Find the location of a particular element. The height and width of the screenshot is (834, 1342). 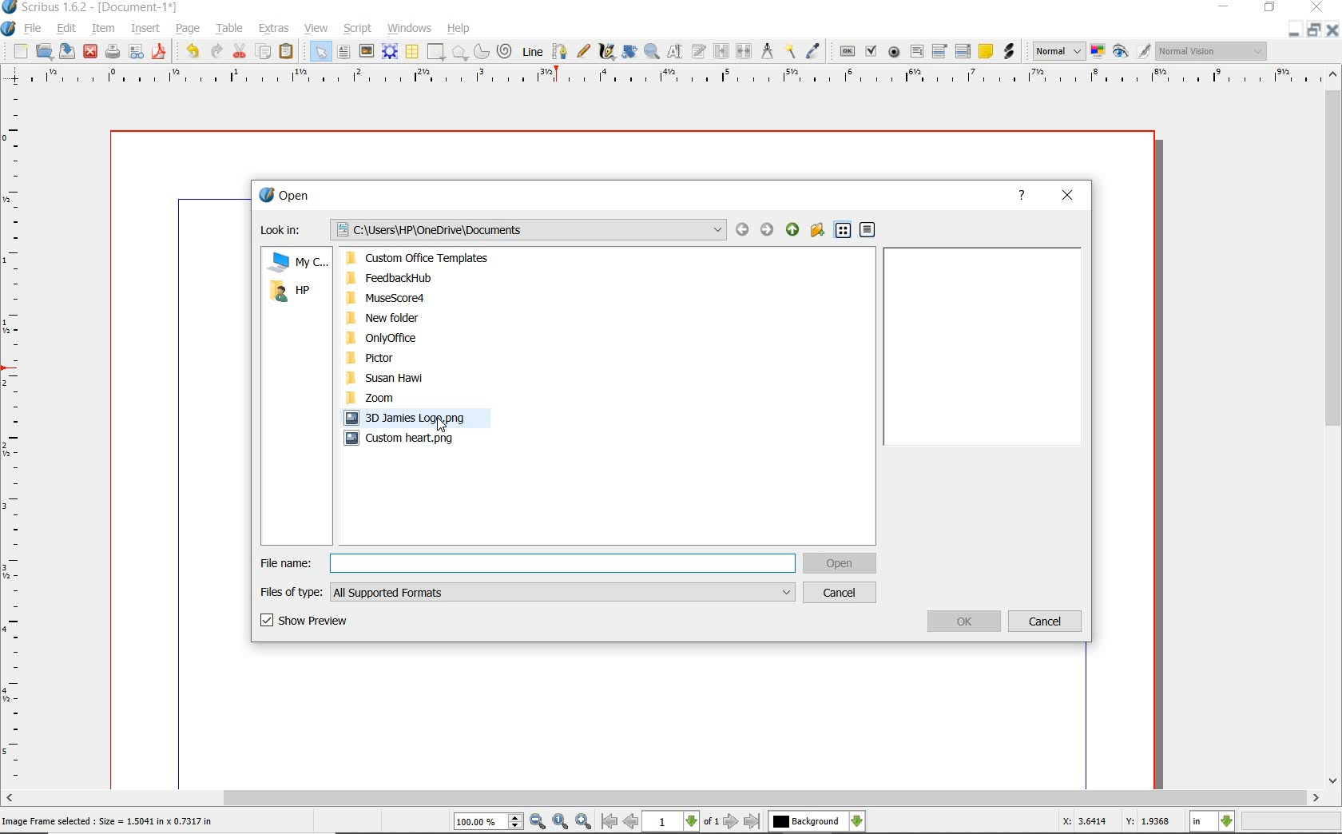

toggle color management system is located at coordinates (1099, 53).